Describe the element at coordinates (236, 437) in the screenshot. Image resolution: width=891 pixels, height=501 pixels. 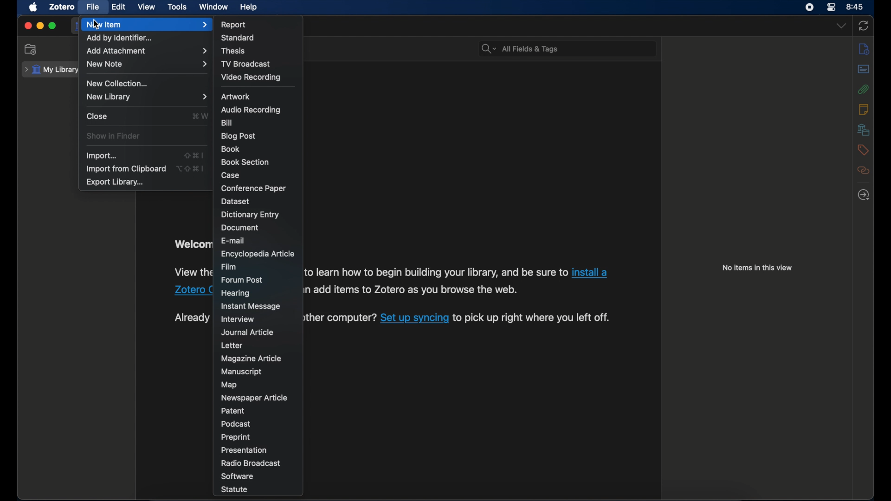
I see `preprint` at that location.